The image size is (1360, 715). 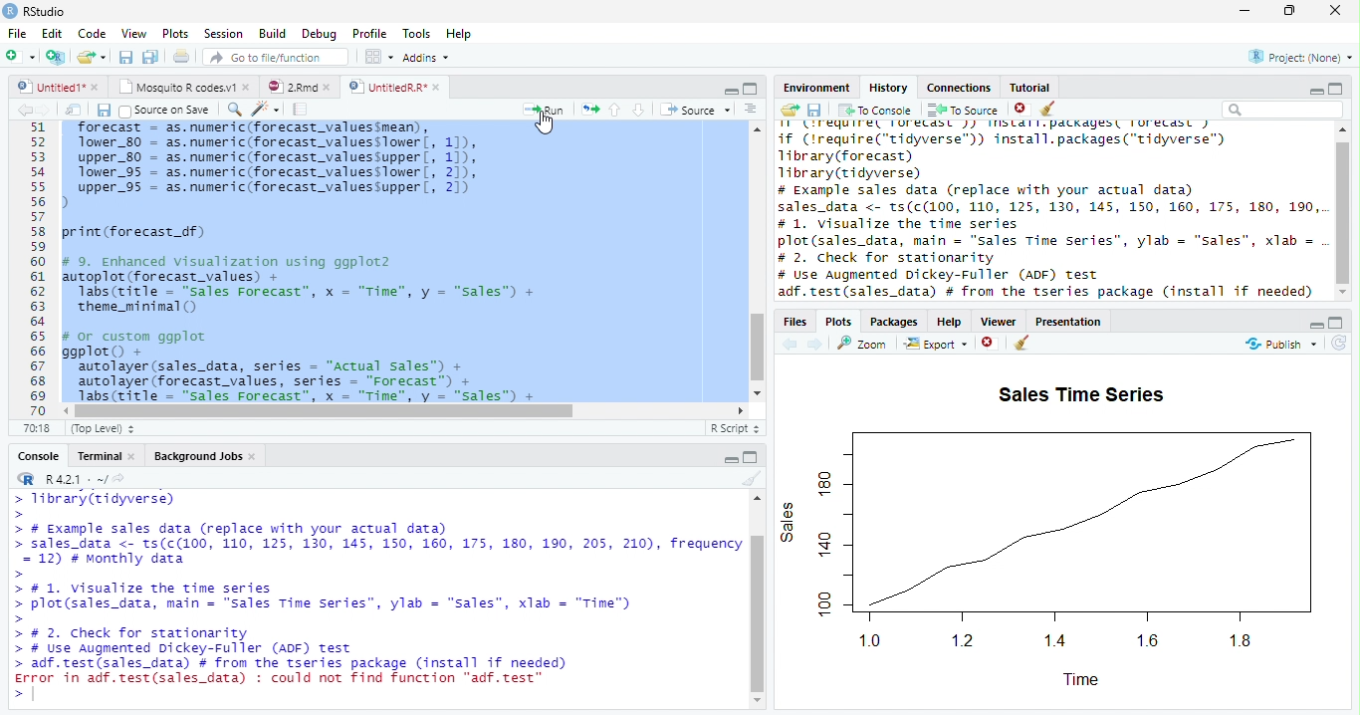 I want to click on Workplace panes, so click(x=377, y=56).